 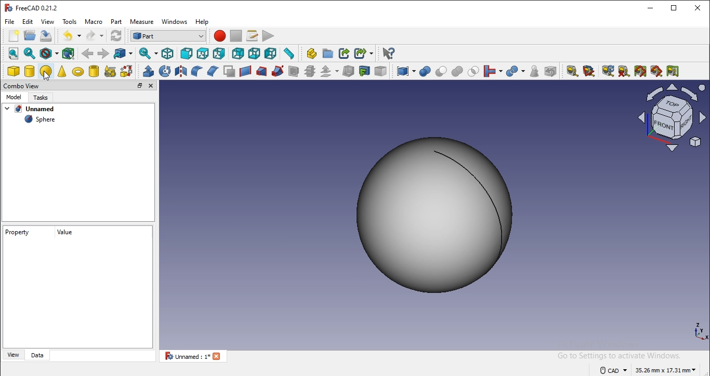 What do you see at coordinates (187, 53) in the screenshot?
I see `front` at bounding box center [187, 53].